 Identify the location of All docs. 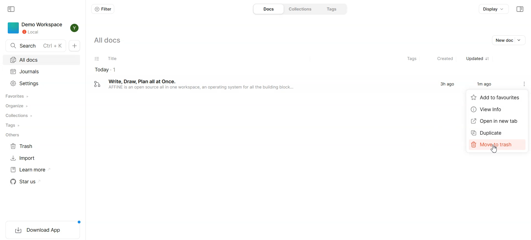
(110, 40).